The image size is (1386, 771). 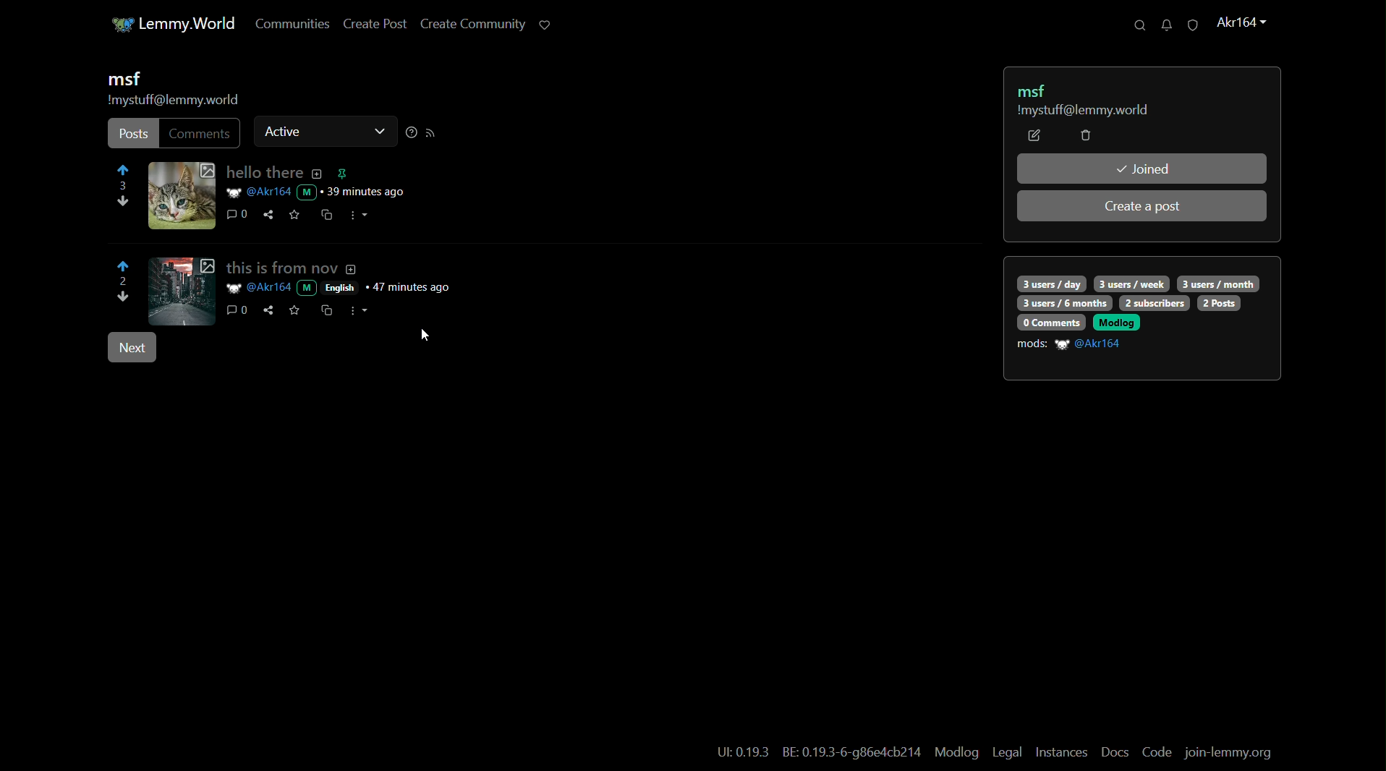 I want to click on docs, so click(x=1115, y=752).